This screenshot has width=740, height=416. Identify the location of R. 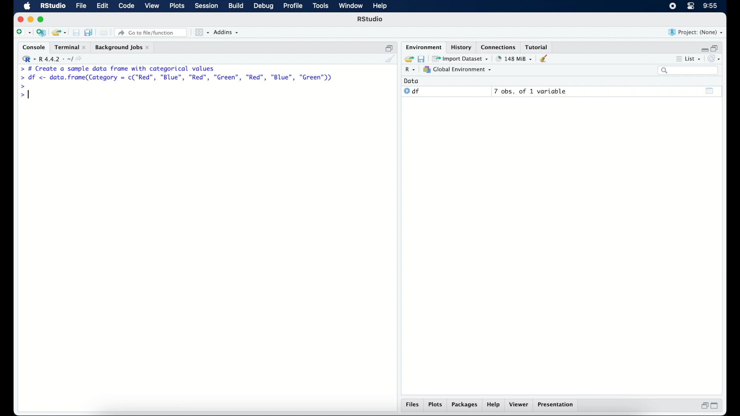
(412, 70).